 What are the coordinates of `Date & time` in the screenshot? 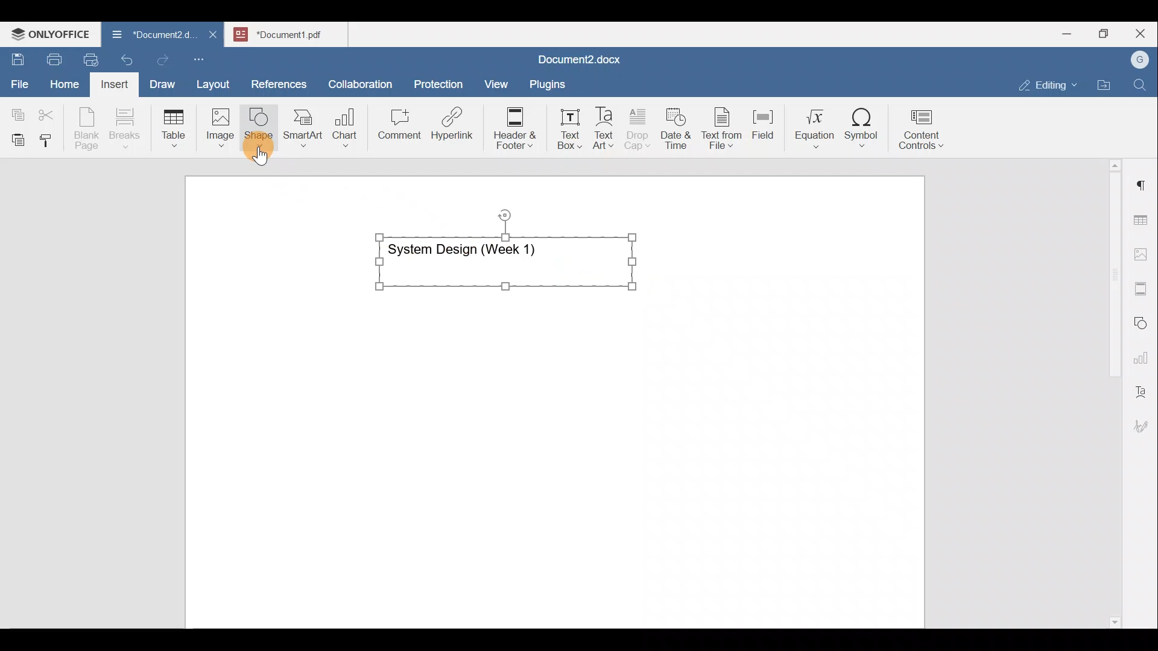 It's located at (677, 127).